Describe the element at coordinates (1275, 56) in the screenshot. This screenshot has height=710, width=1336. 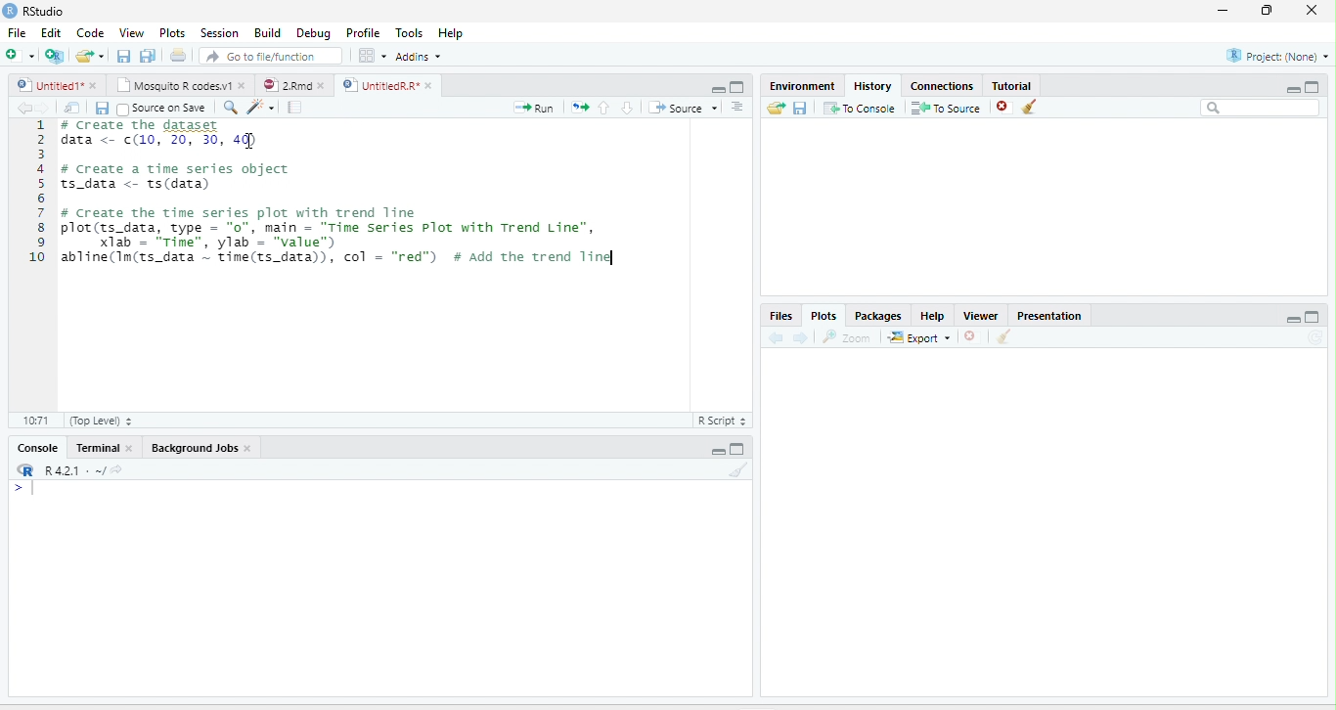
I see `Project: (None)` at that location.